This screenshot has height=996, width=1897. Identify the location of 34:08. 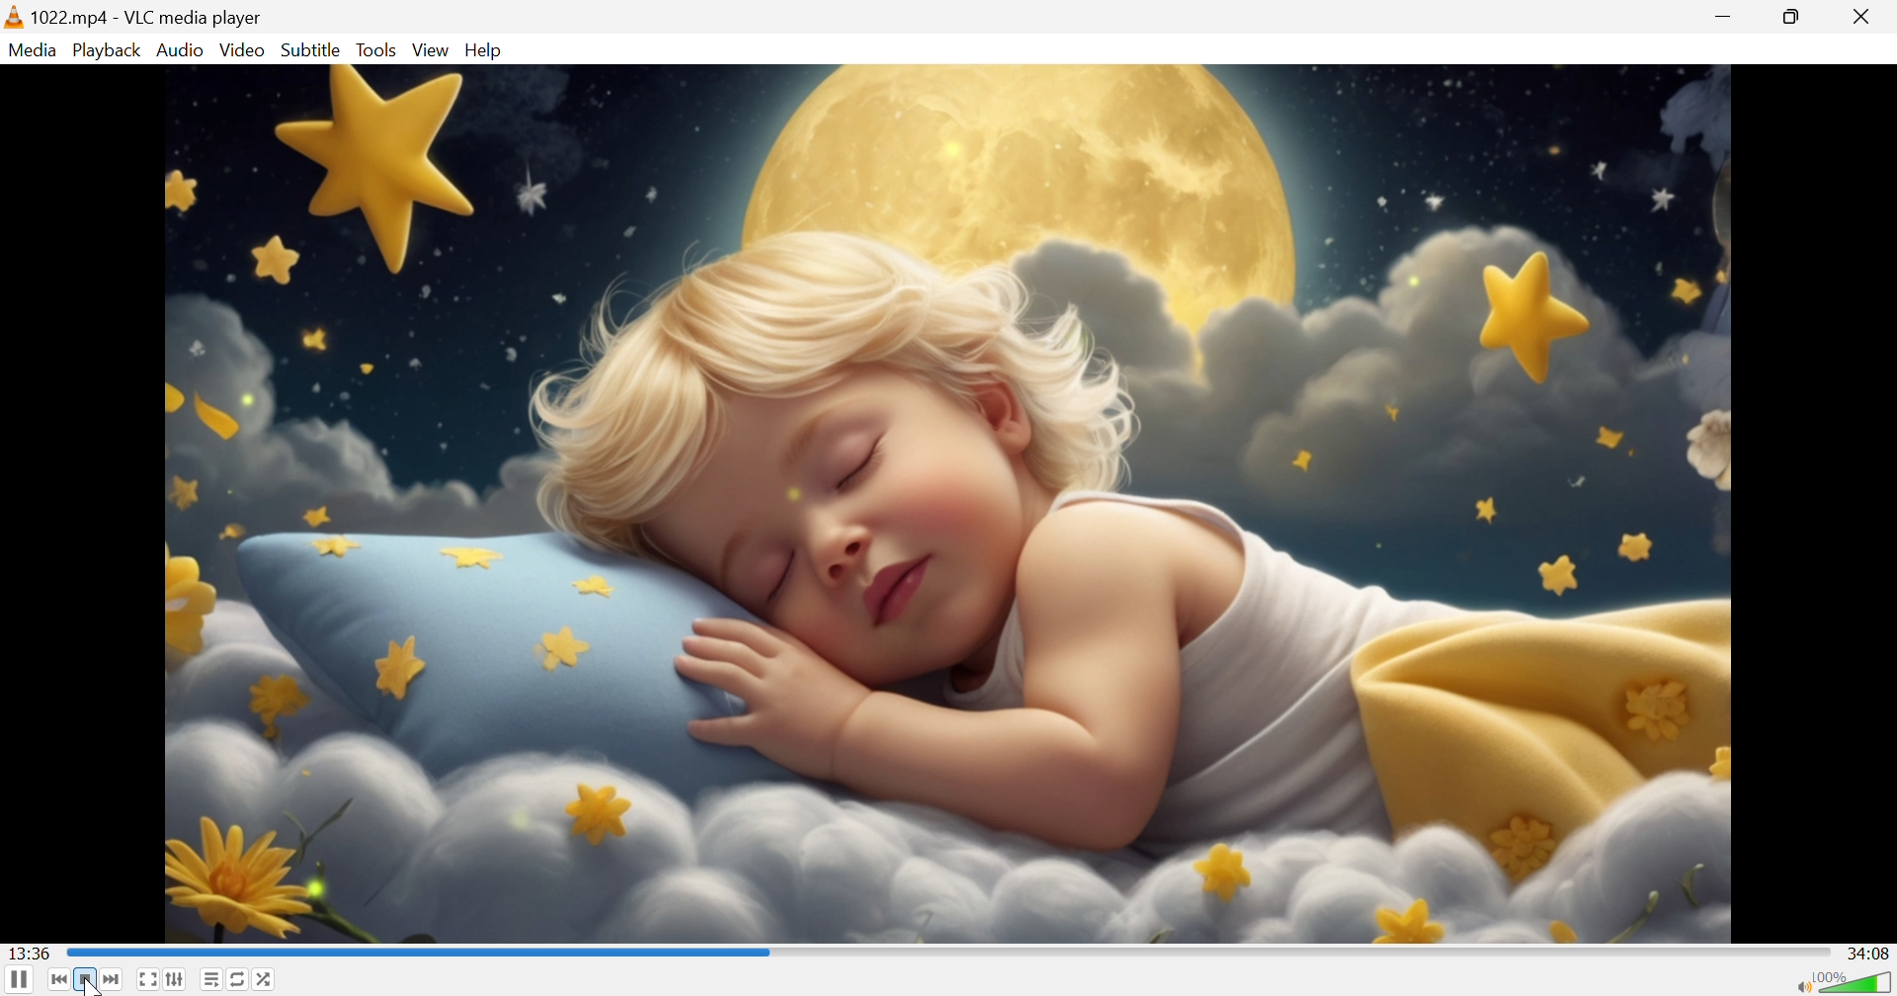
(1871, 954).